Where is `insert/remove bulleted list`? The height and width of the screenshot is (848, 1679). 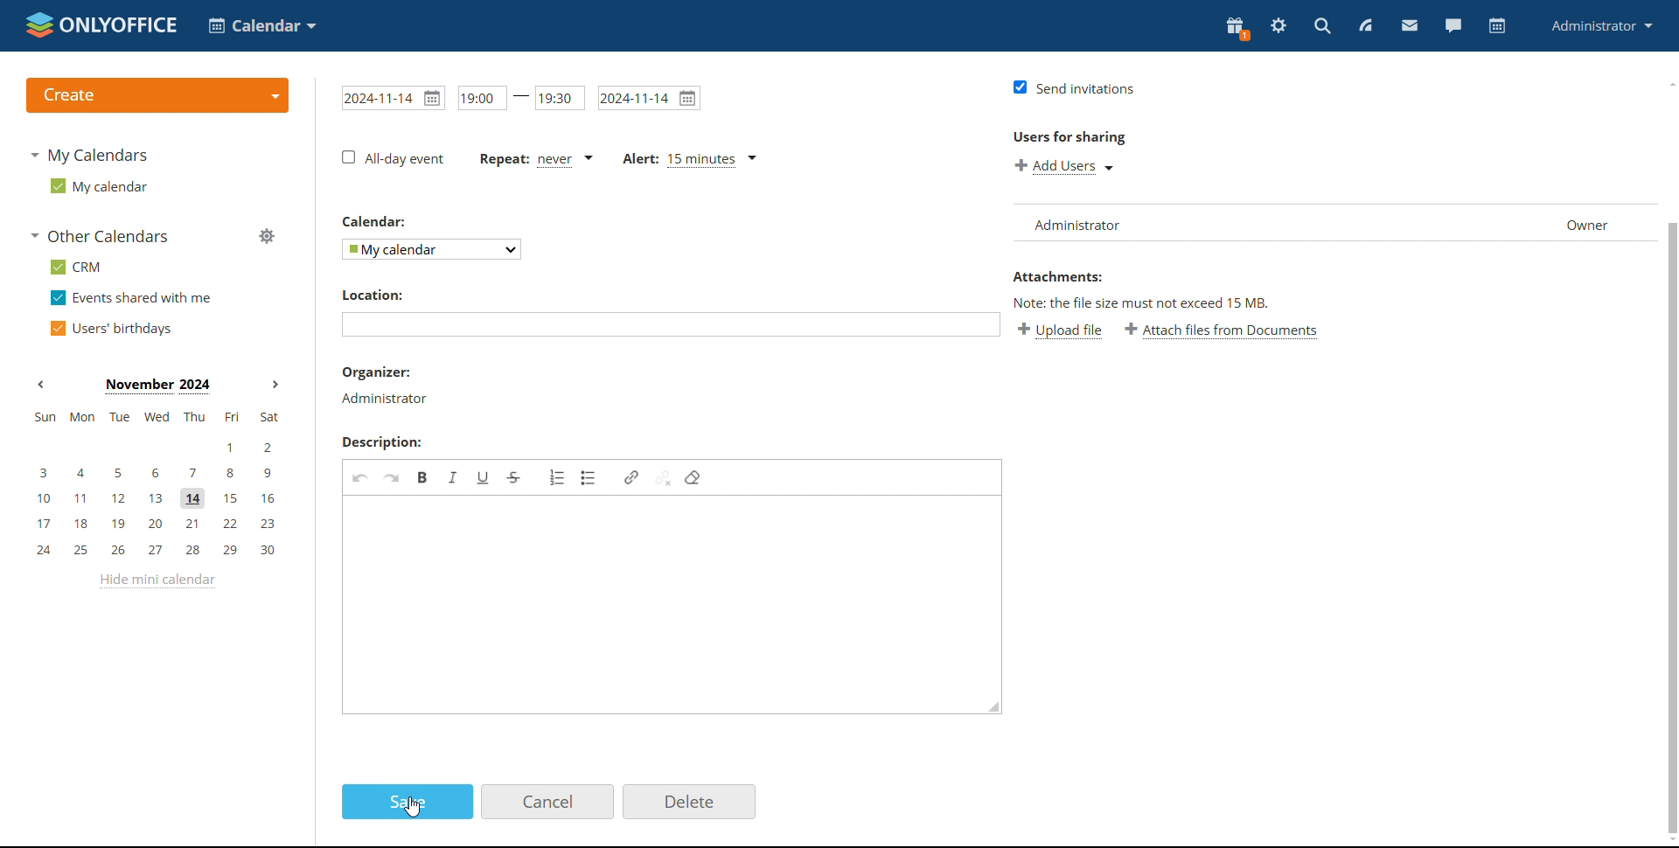 insert/remove bulleted list is located at coordinates (589, 476).